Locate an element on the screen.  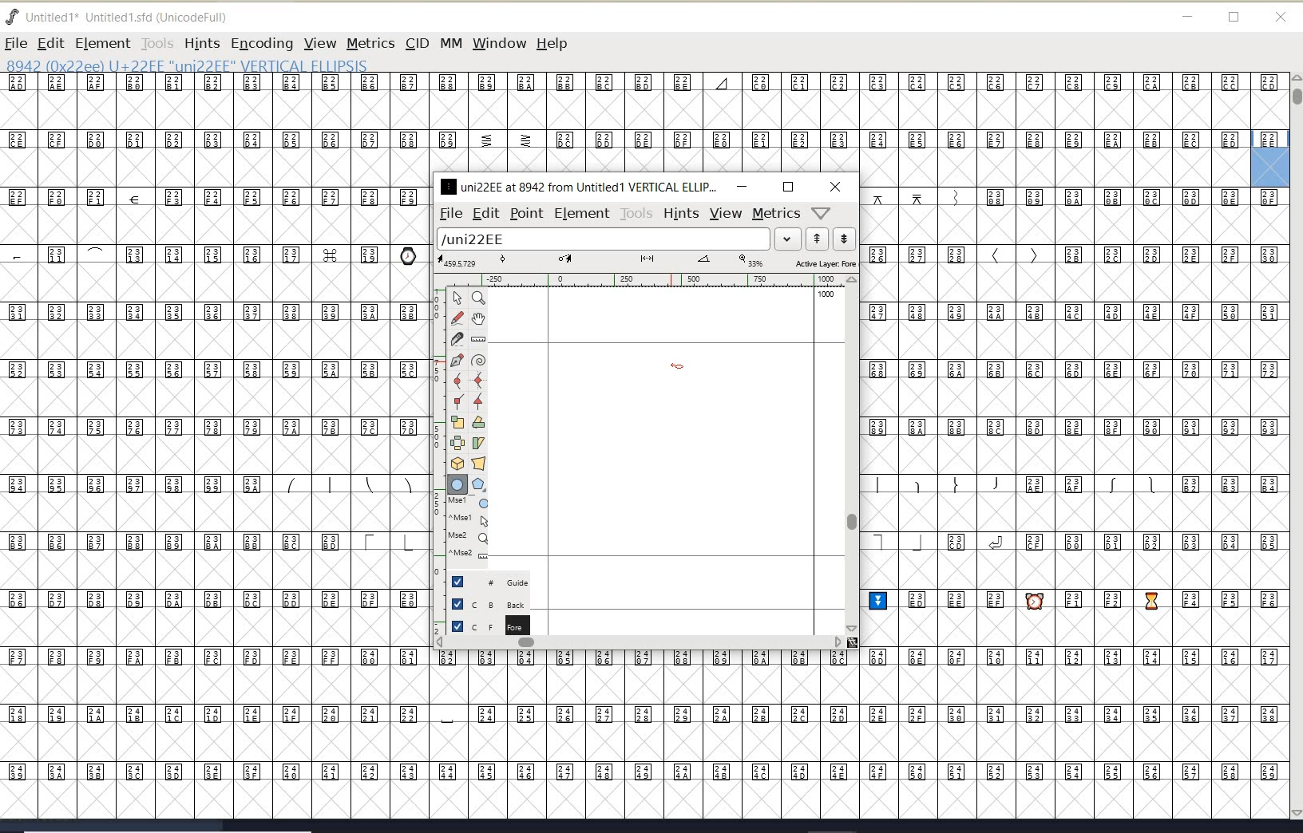
measure distance, angle between points is located at coordinates (479, 338).